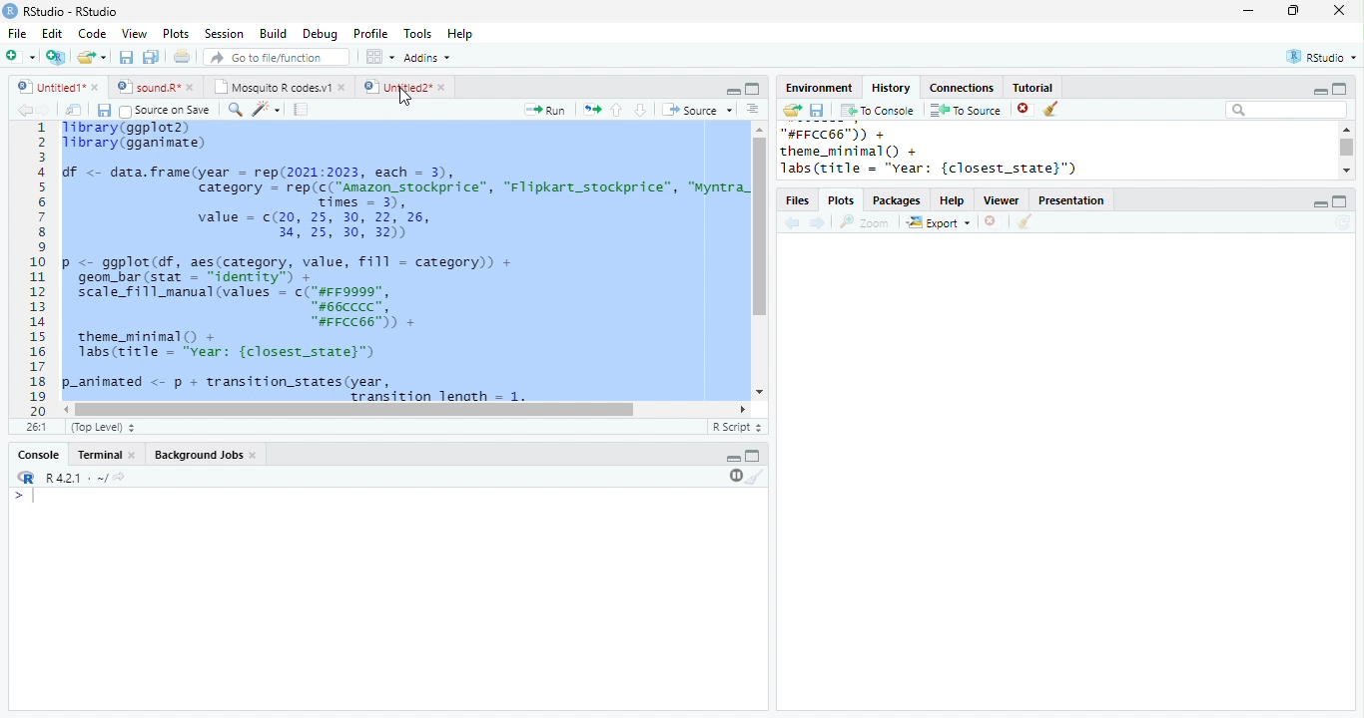  What do you see at coordinates (743, 409) in the screenshot?
I see `scroll left` at bounding box center [743, 409].